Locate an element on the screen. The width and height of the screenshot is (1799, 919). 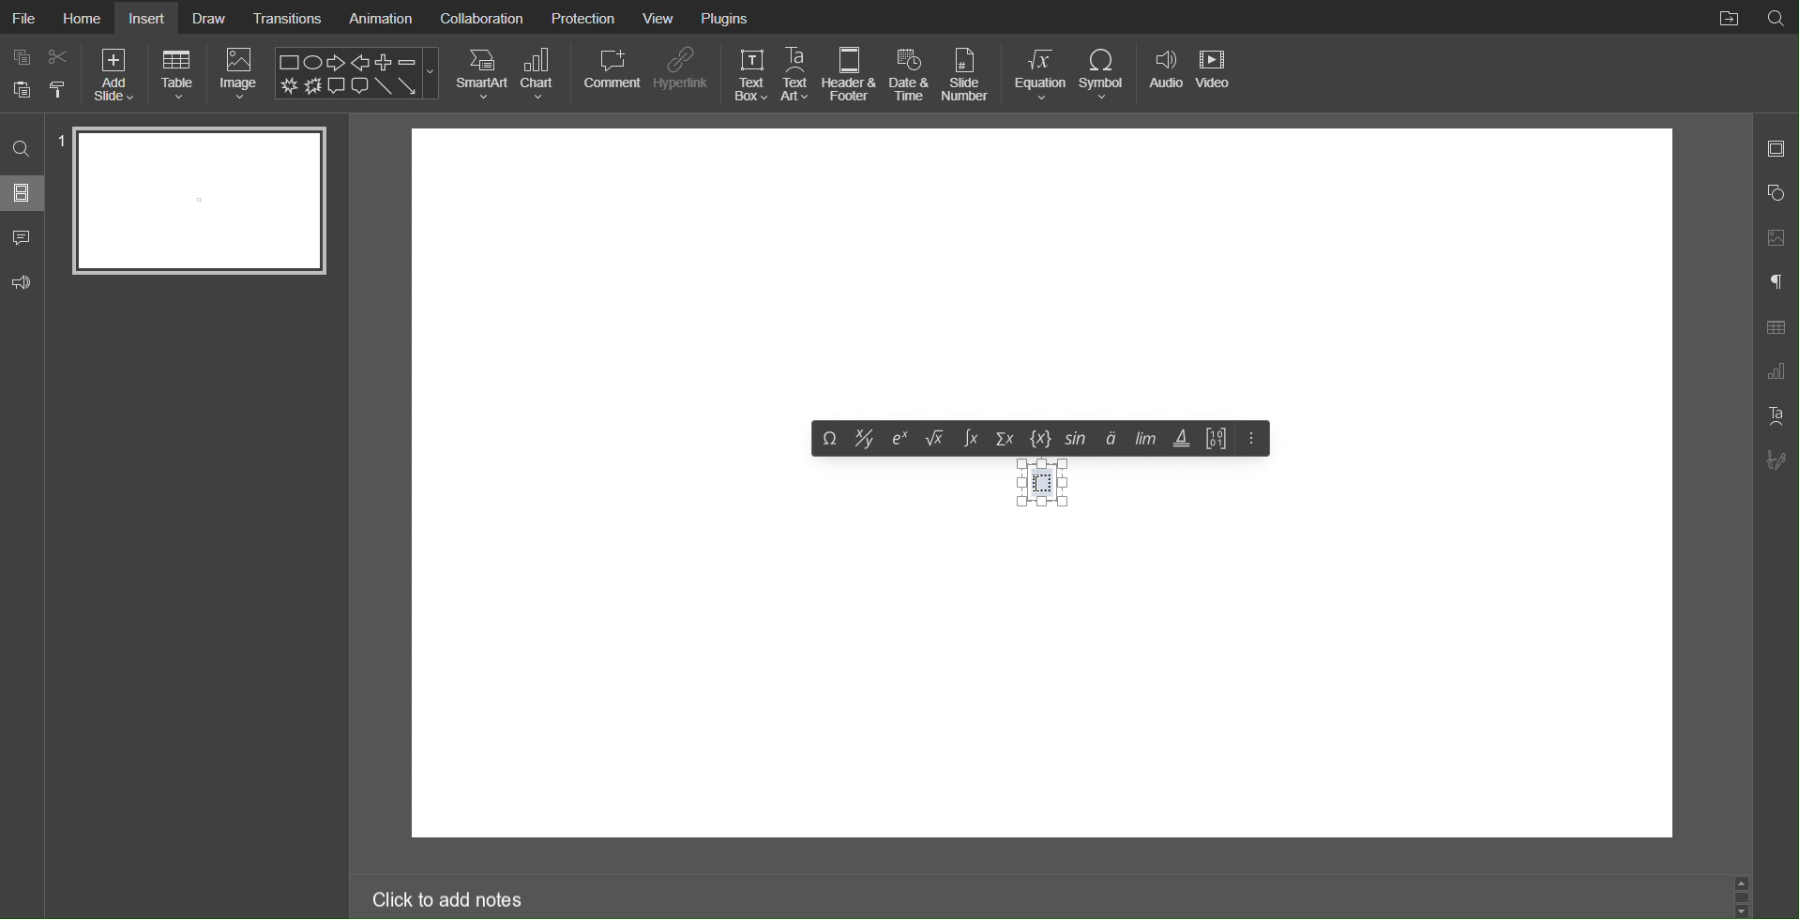
Trig is located at coordinates (1182, 439).